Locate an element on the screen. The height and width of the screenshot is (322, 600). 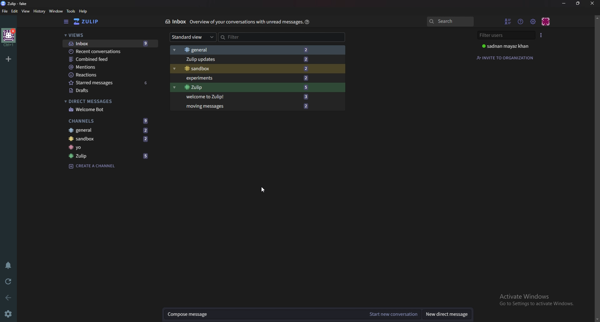
combined feed is located at coordinates (105, 59).